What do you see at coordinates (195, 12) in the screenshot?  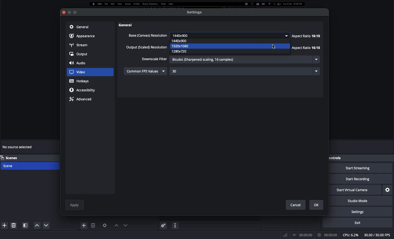 I see `Settings` at bounding box center [195, 12].